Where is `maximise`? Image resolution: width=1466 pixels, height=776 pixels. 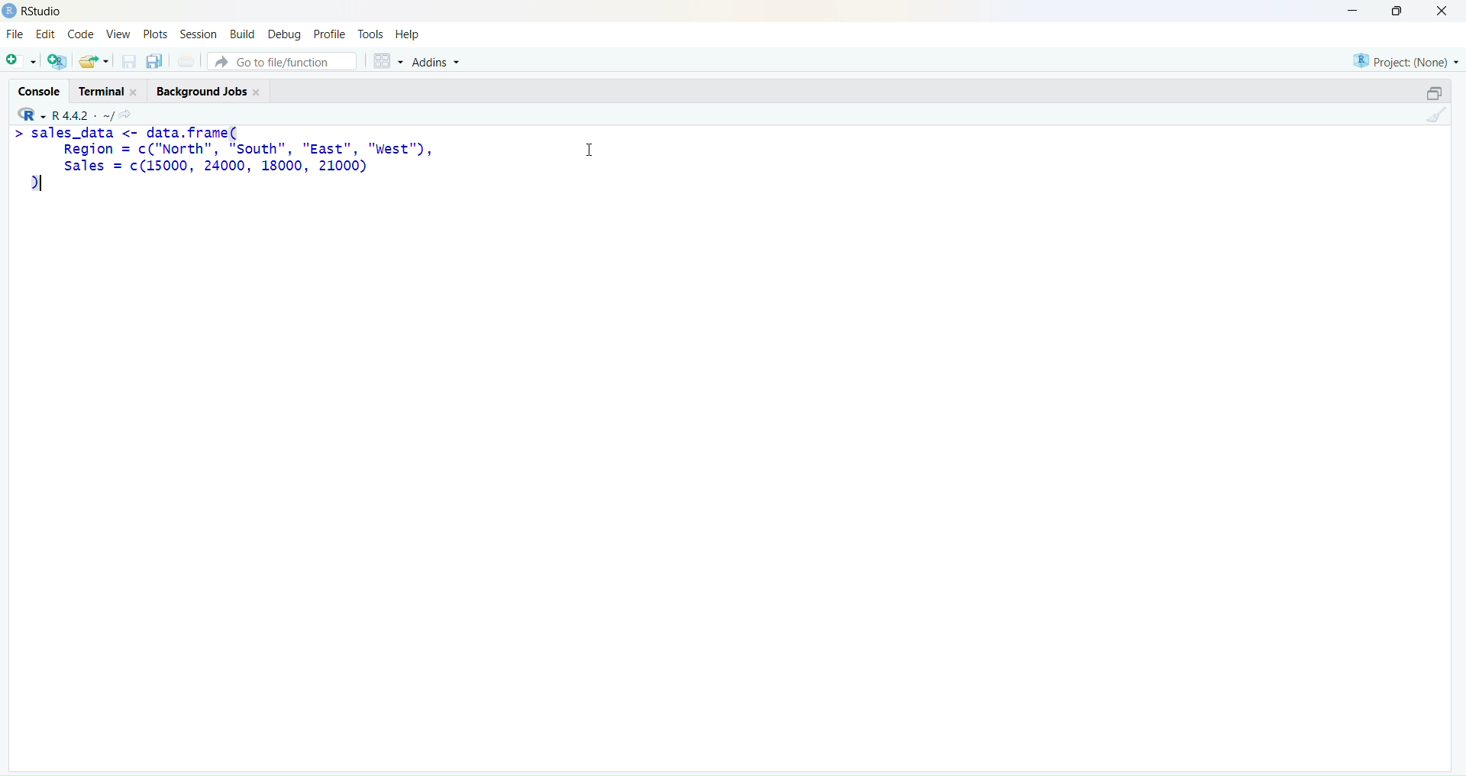
maximise is located at coordinates (1426, 92).